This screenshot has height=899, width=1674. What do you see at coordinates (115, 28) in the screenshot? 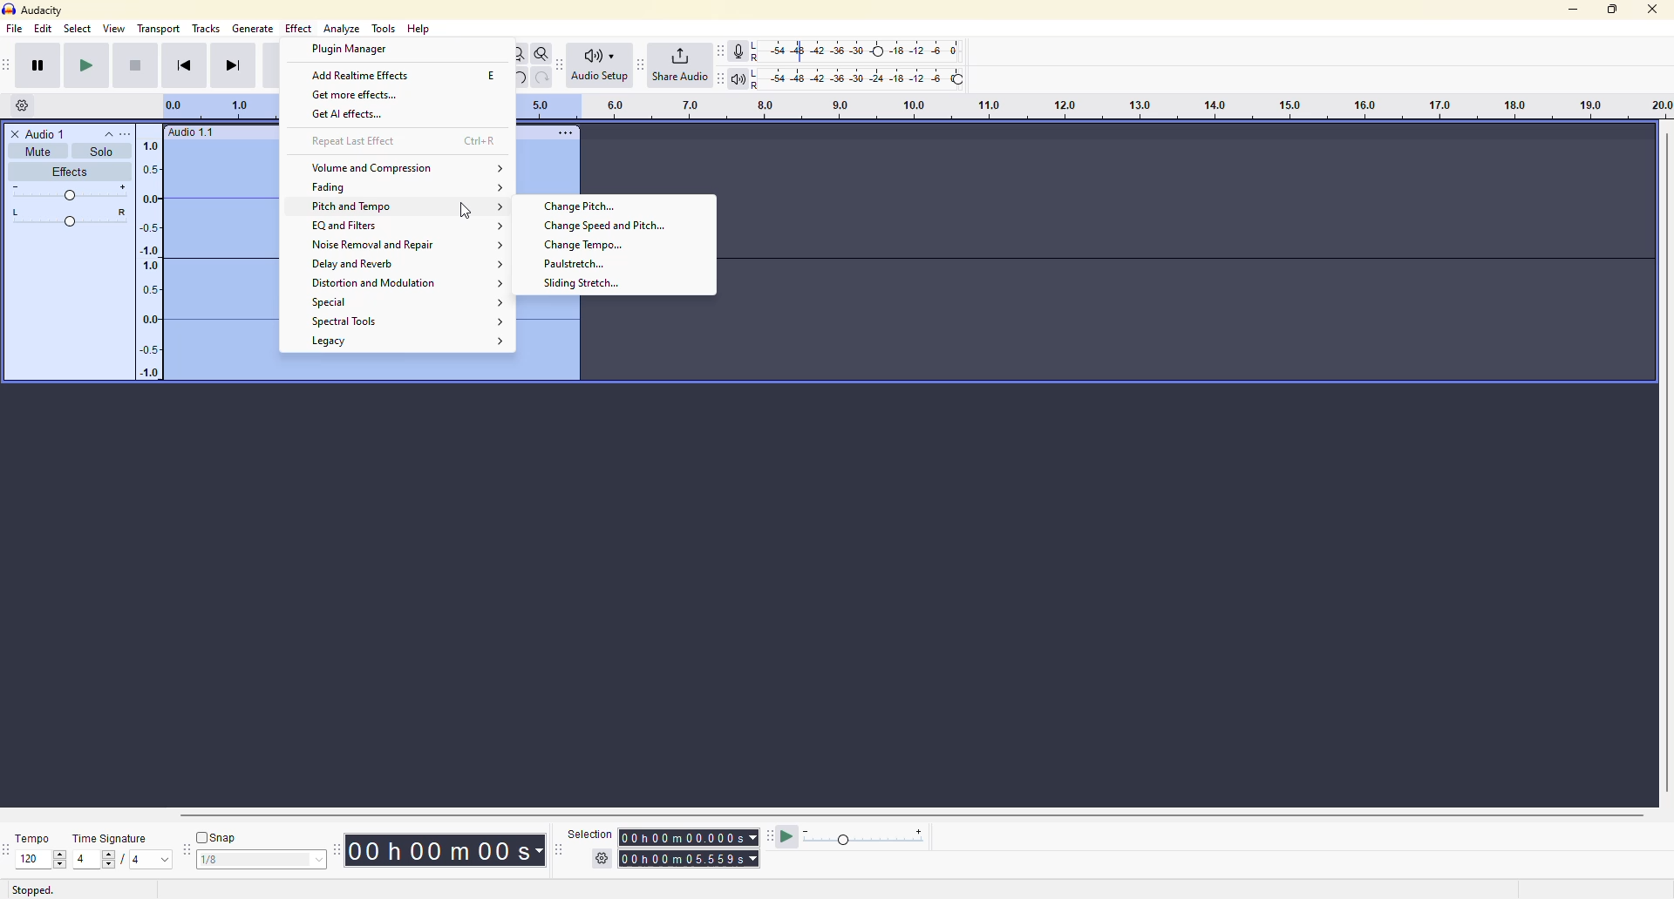
I see `view` at bounding box center [115, 28].